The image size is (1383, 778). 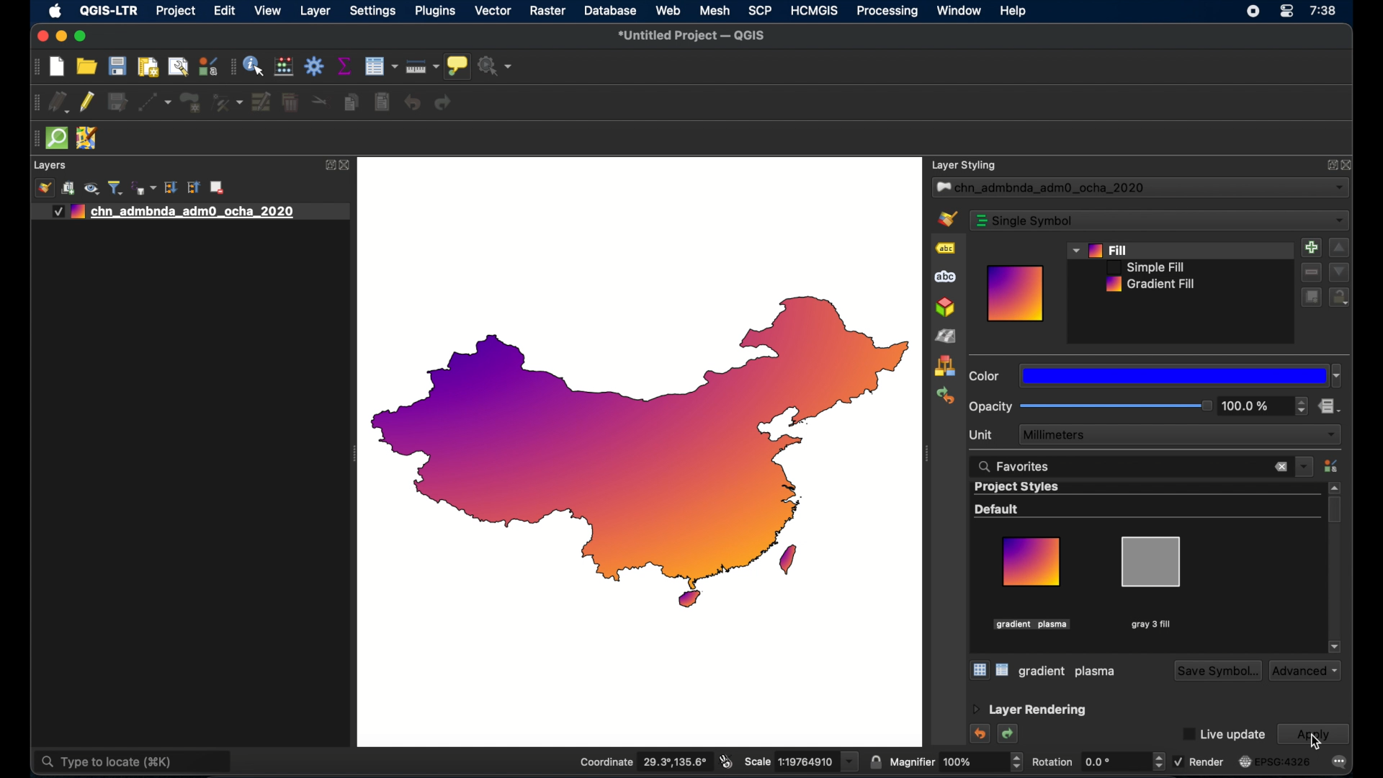 What do you see at coordinates (352, 102) in the screenshot?
I see `copy` at bounding box center [352, 102].